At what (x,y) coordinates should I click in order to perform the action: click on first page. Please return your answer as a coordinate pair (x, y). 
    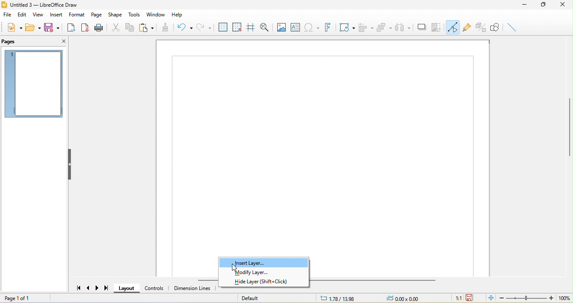
    Looking at the image, I should click on (77, 288).